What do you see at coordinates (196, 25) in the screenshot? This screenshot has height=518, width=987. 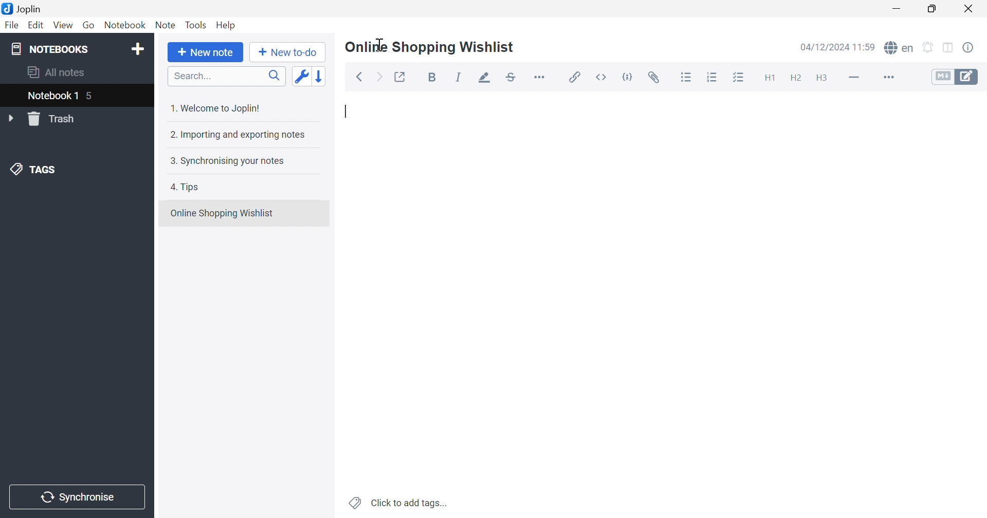 I see `Tools` at bounding box center [196, 25].